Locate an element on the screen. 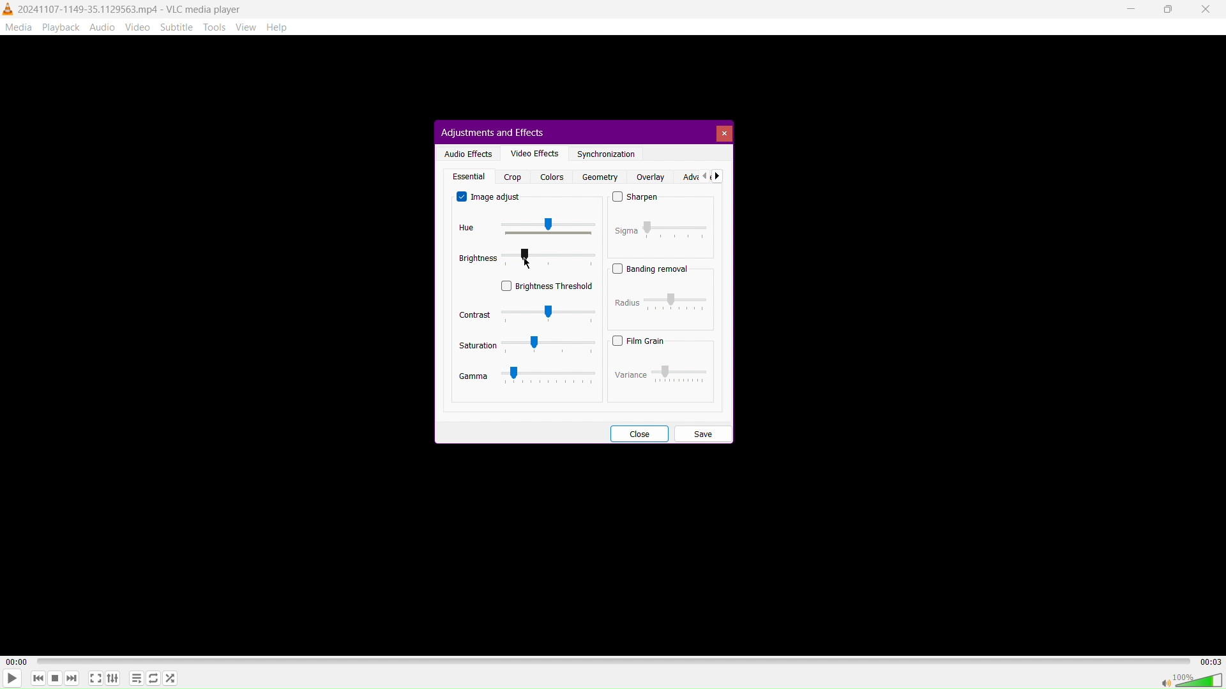 This screenshot has width=1226, height=689. Colors is located at coordinates (551, 177).